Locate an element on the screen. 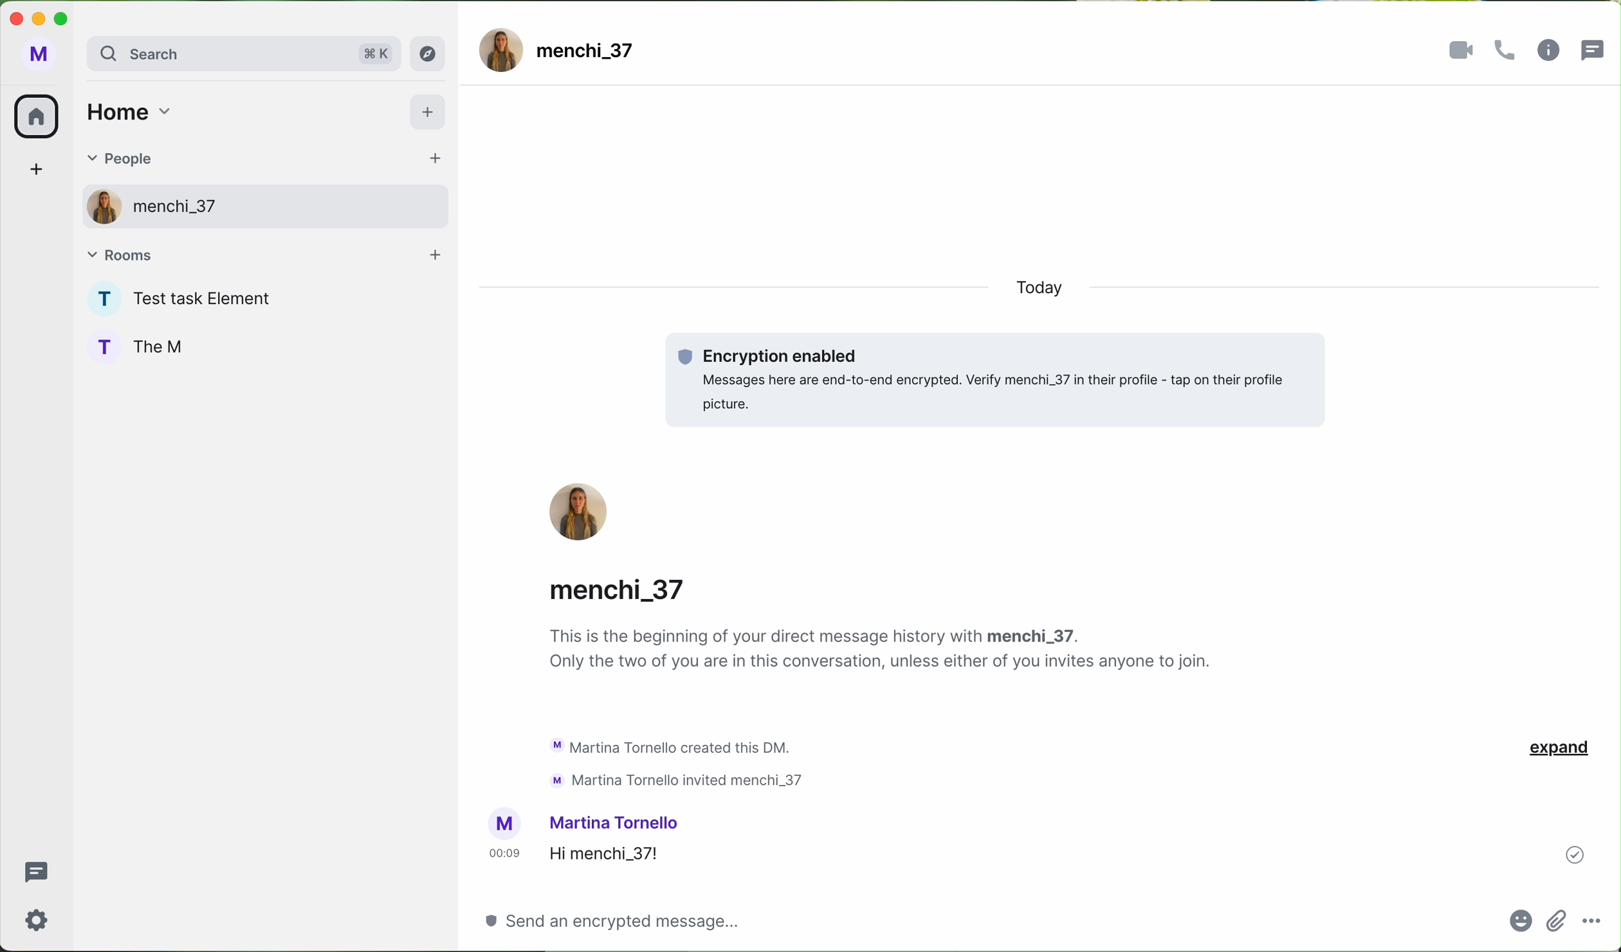 The image size is (1621, 952). profile is located at coordinates (100, 299).